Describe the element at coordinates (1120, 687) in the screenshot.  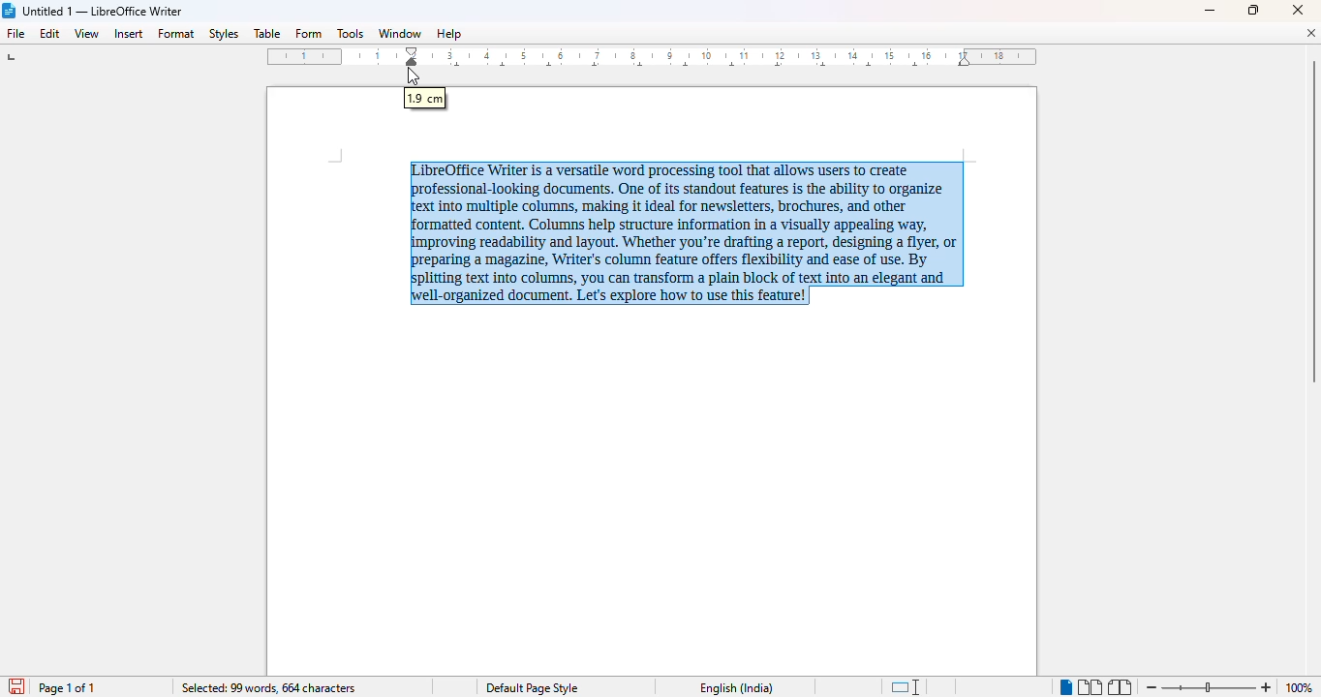
I see `book view` at that location.